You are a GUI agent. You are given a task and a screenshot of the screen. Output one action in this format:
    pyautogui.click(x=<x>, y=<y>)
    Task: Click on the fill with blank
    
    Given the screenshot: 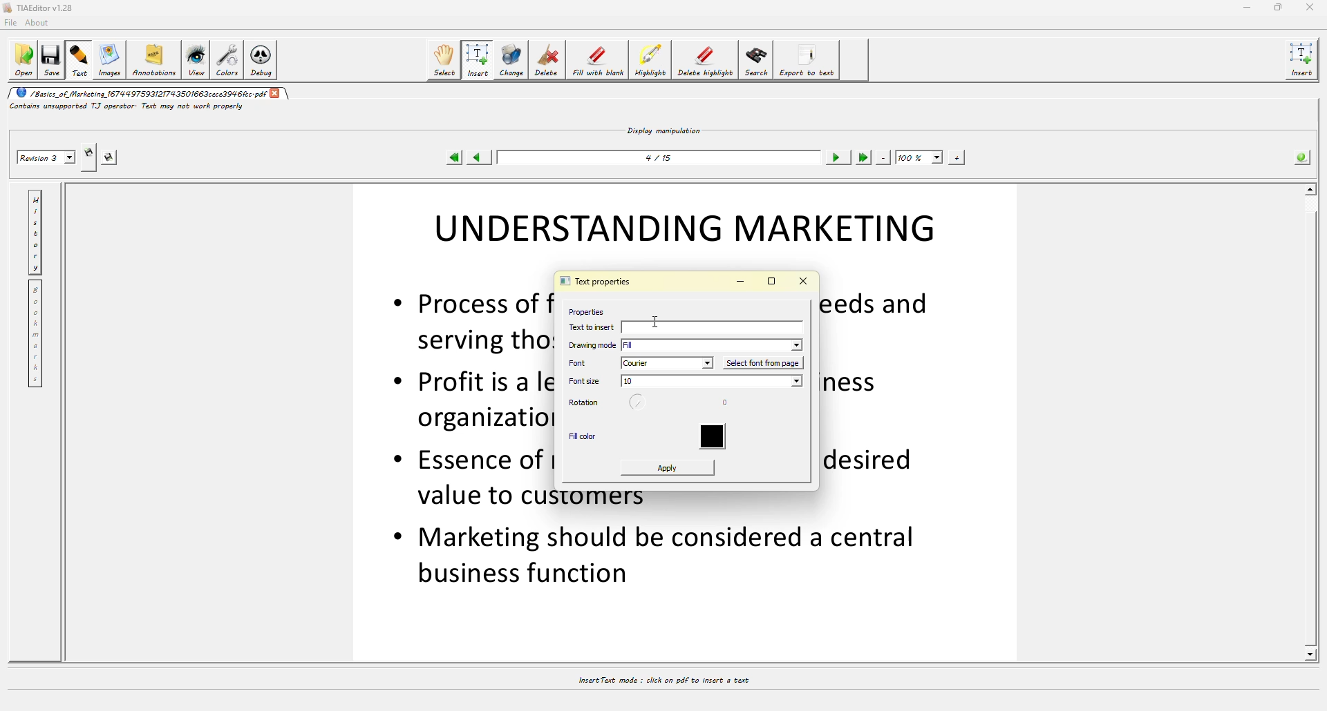 What is the action you would take?
    pyautogui.click(x=599, y=59)
    